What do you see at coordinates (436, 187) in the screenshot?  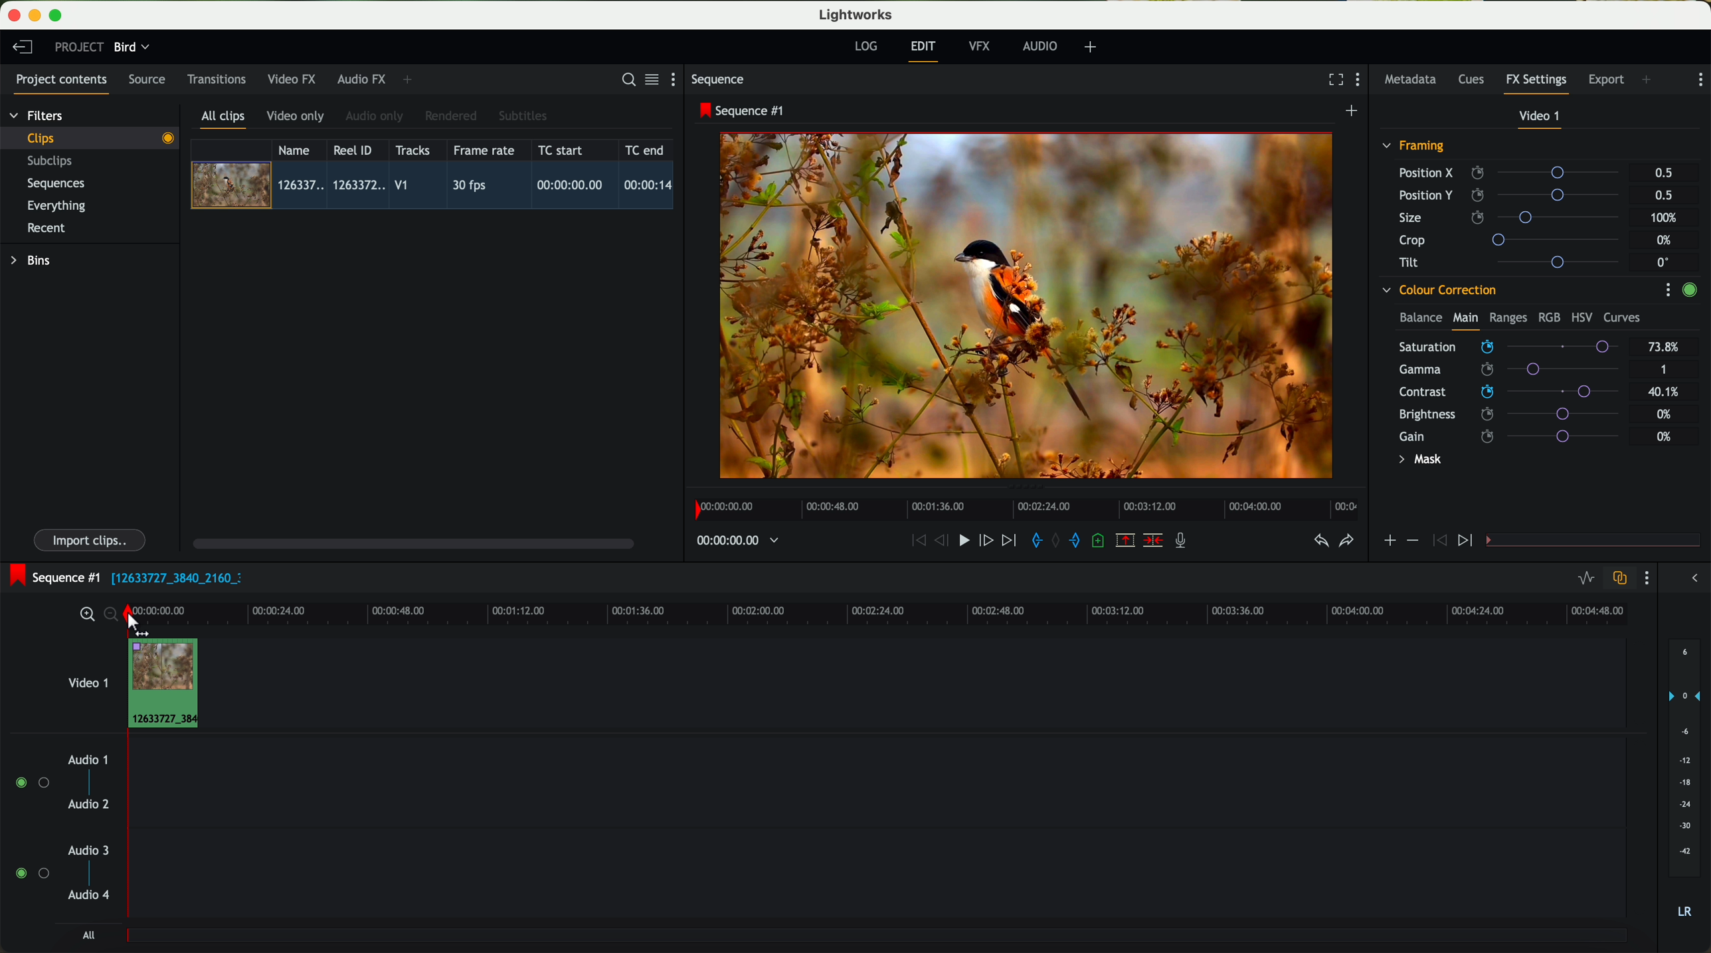 I see `click on video` at bounding box center [436, 187].